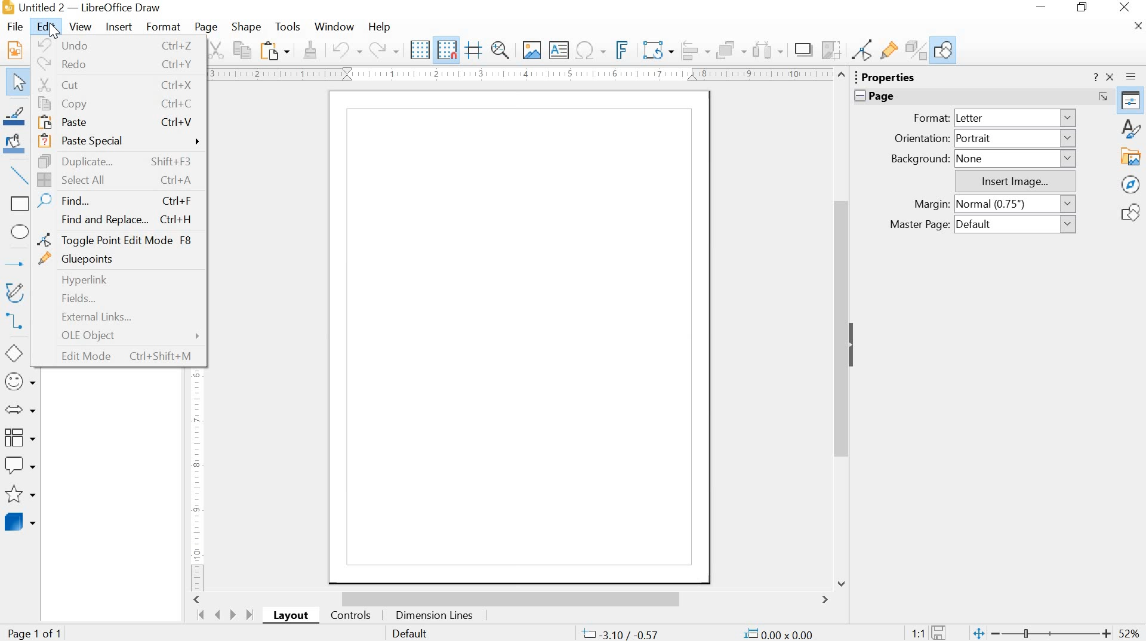 The image size is (1146, 641). I want to click on Edit, so click(46, 26).